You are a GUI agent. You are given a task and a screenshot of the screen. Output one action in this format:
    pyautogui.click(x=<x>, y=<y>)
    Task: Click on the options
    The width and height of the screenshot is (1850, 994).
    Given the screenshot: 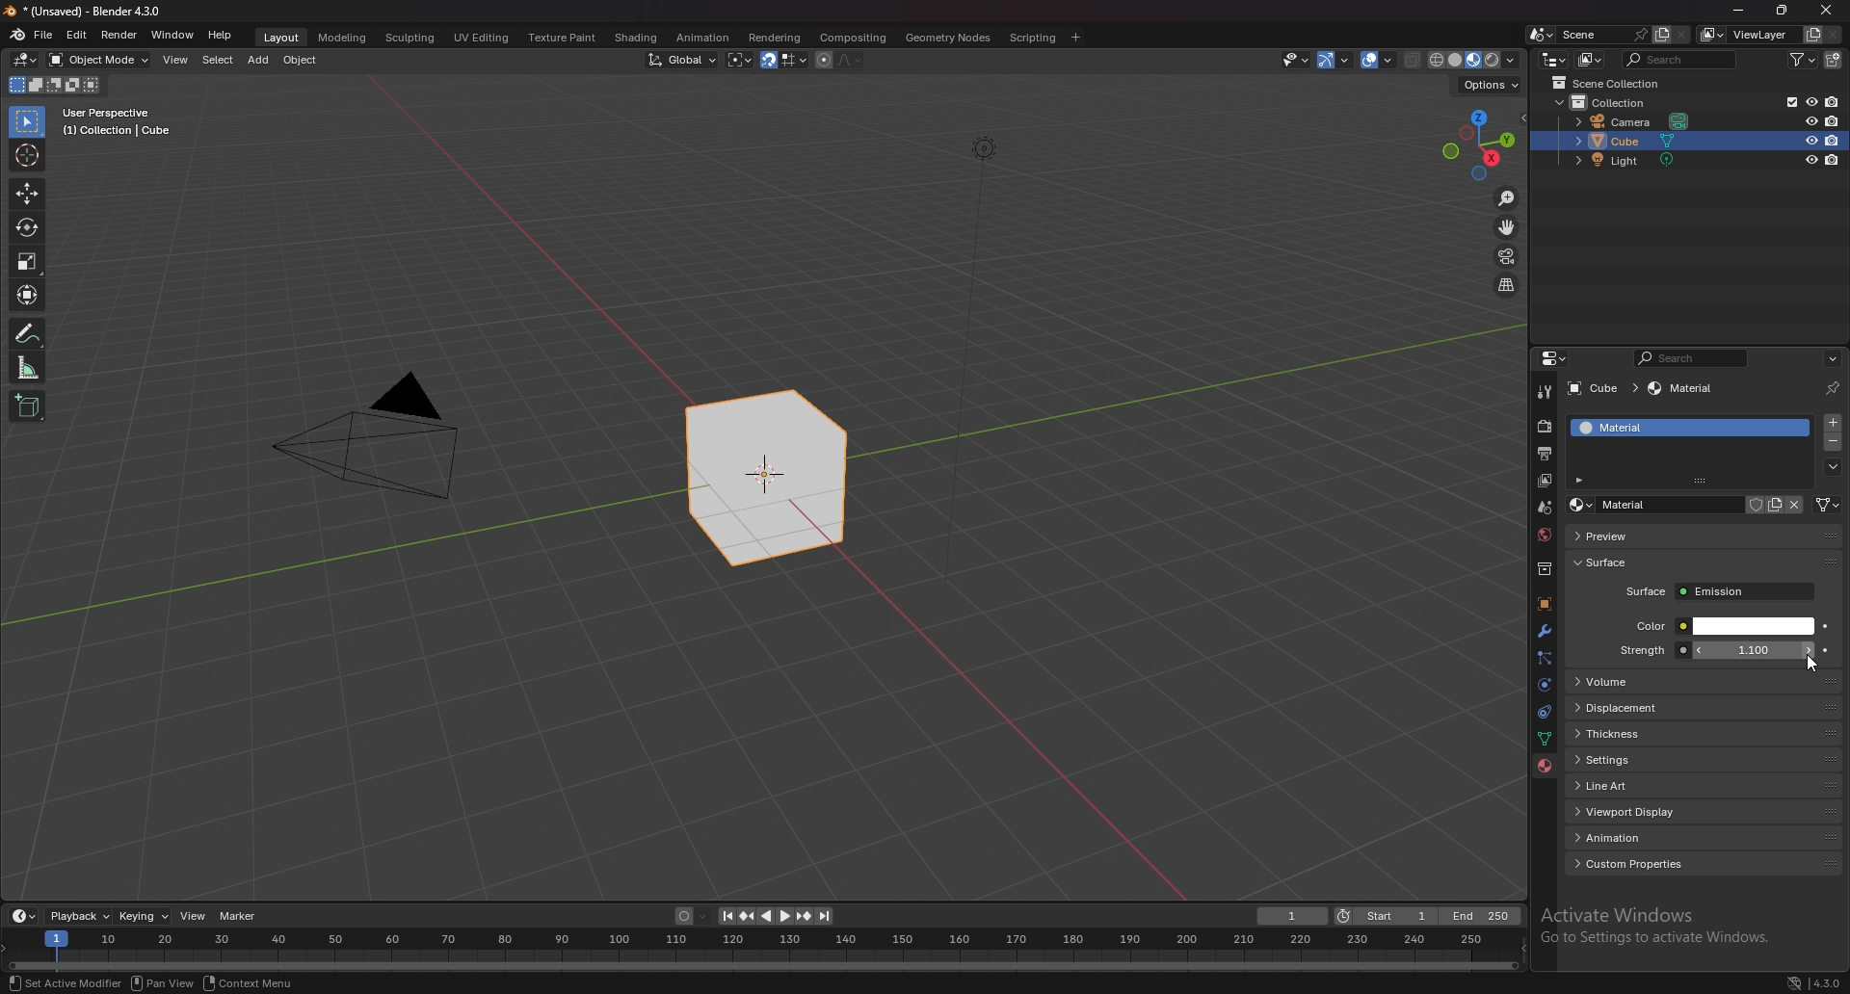 What is the action you would take?
    pyautogui.click(x=1832, y=358)
    